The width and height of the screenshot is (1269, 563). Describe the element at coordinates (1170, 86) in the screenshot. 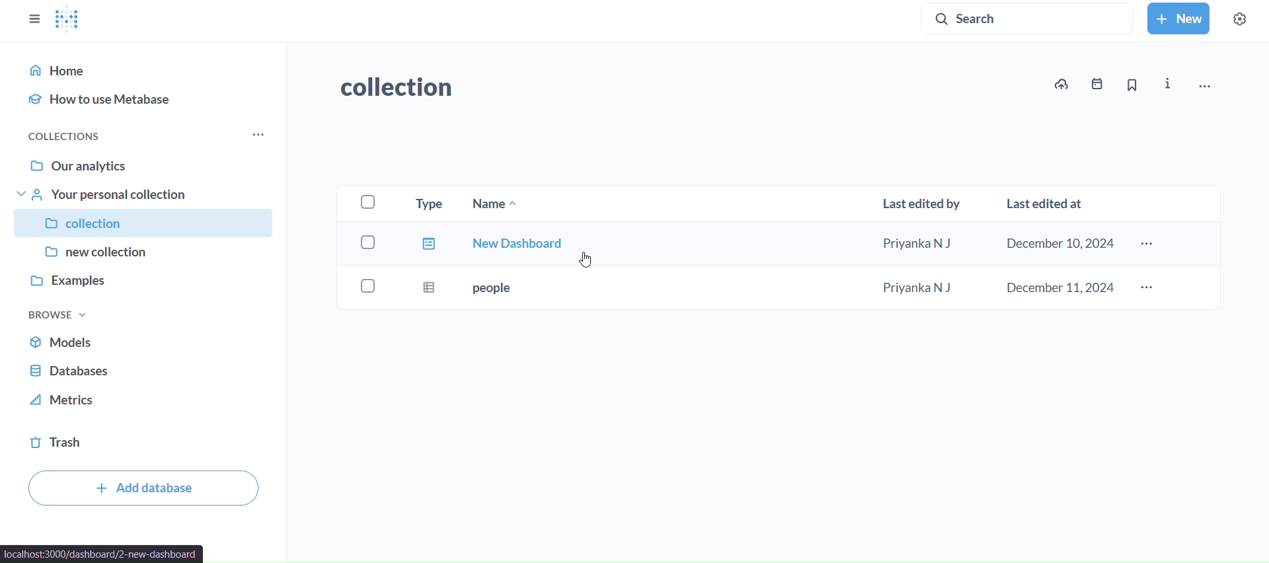

I see `info` at that location.